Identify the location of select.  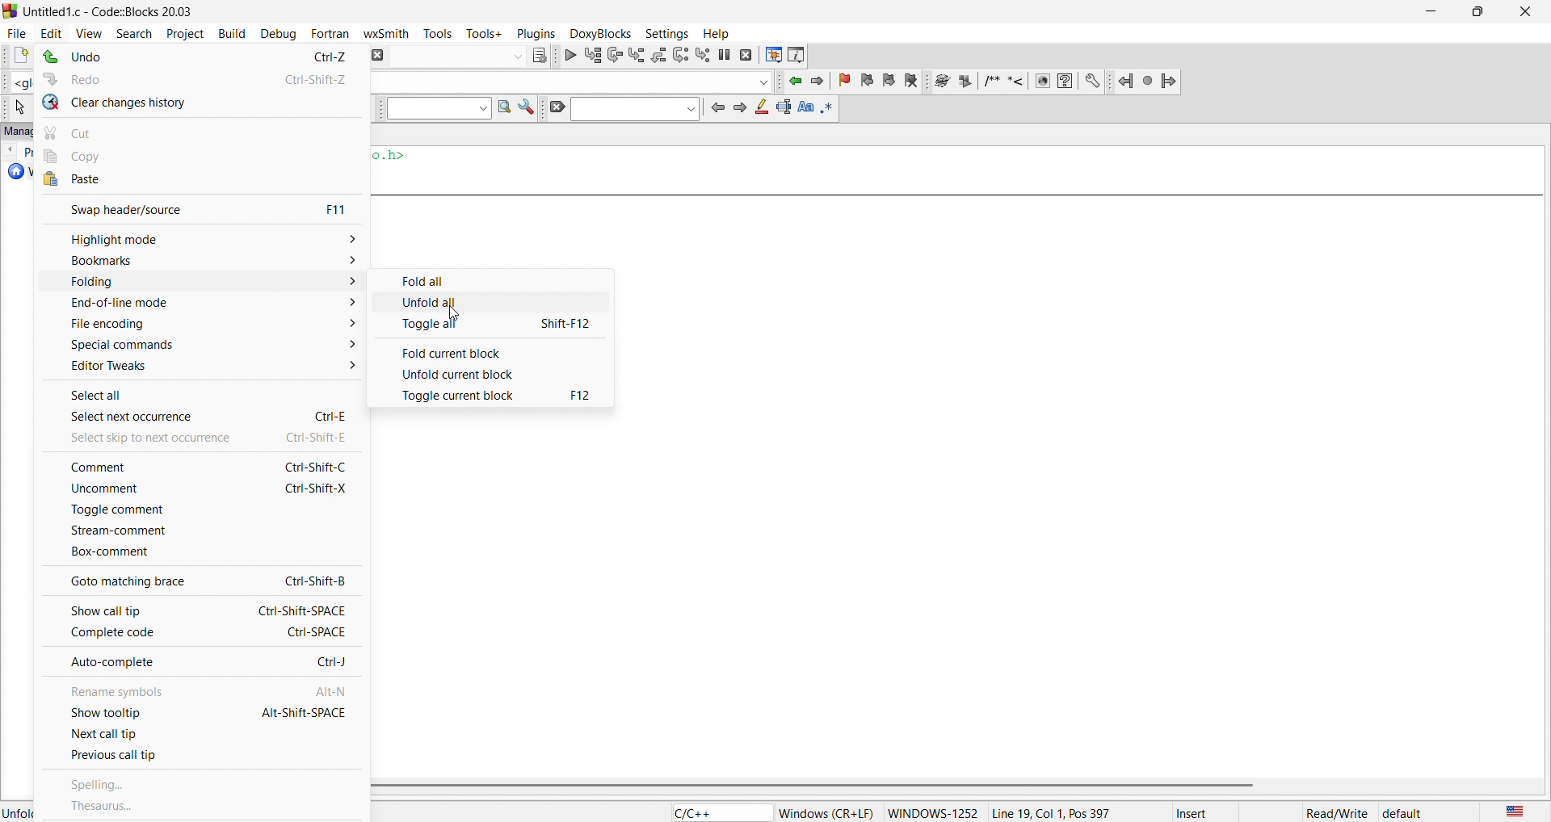
(17, 107).